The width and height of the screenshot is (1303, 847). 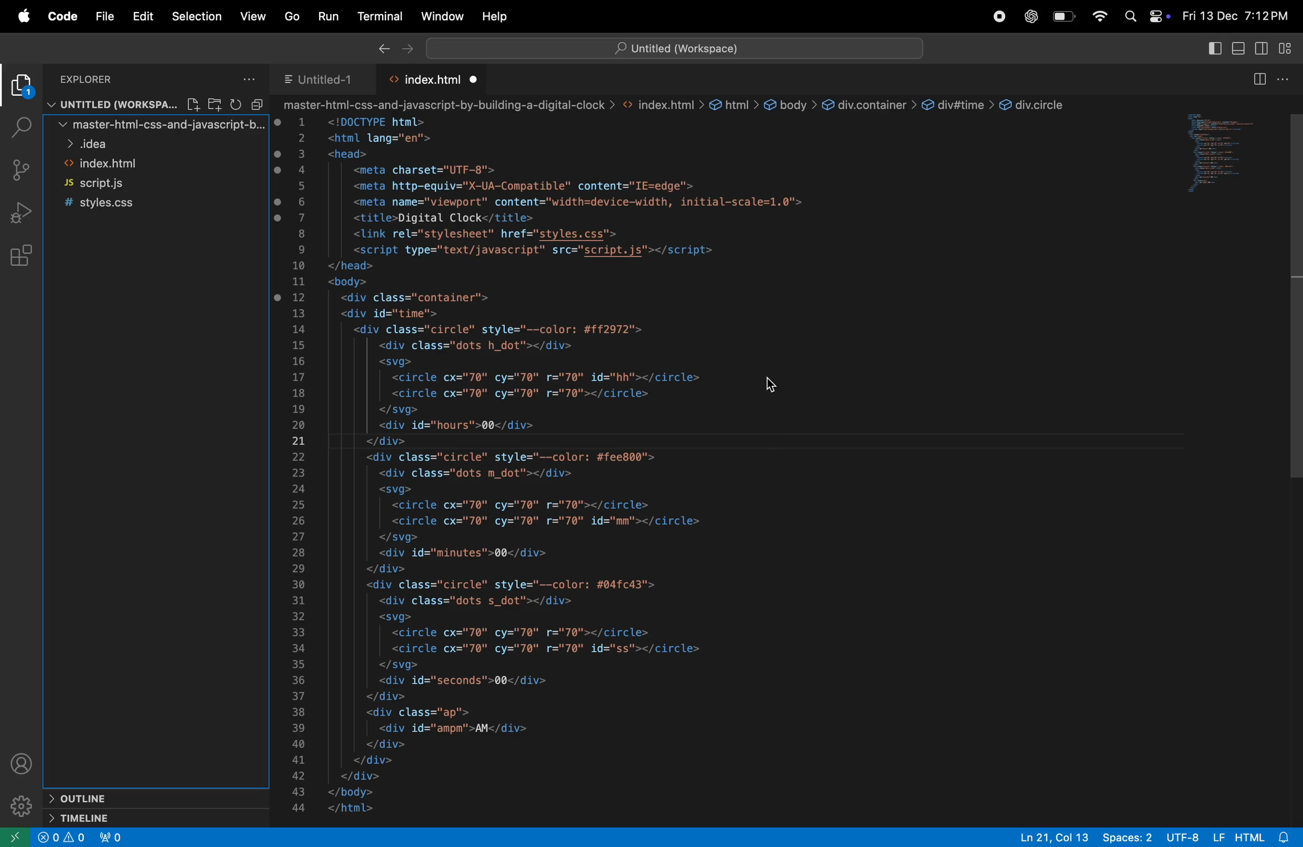 I want to click on utf 8, so click(x=1182, y=837).